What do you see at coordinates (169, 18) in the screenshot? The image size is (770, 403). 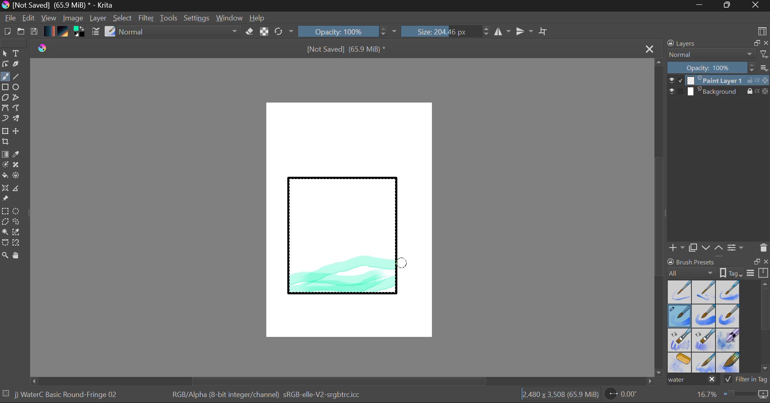 I see `Tools` at bounding box center [169, 18].